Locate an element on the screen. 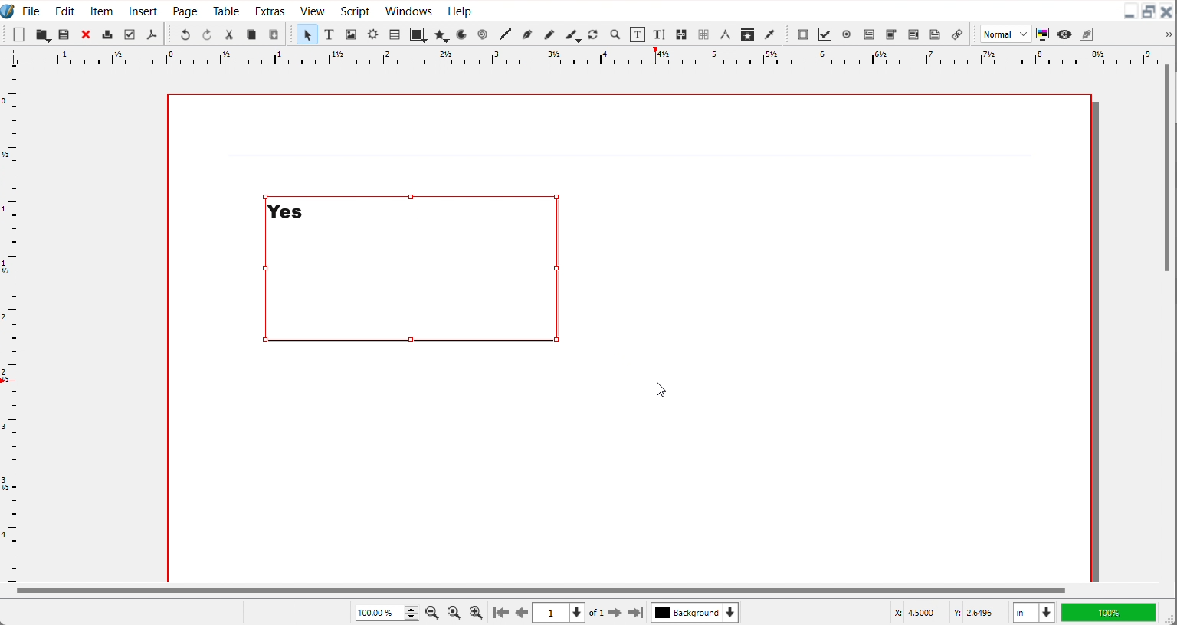 The height and width of the screenshot is (625, 1177). Preview is located at coordinates (1065, 34).